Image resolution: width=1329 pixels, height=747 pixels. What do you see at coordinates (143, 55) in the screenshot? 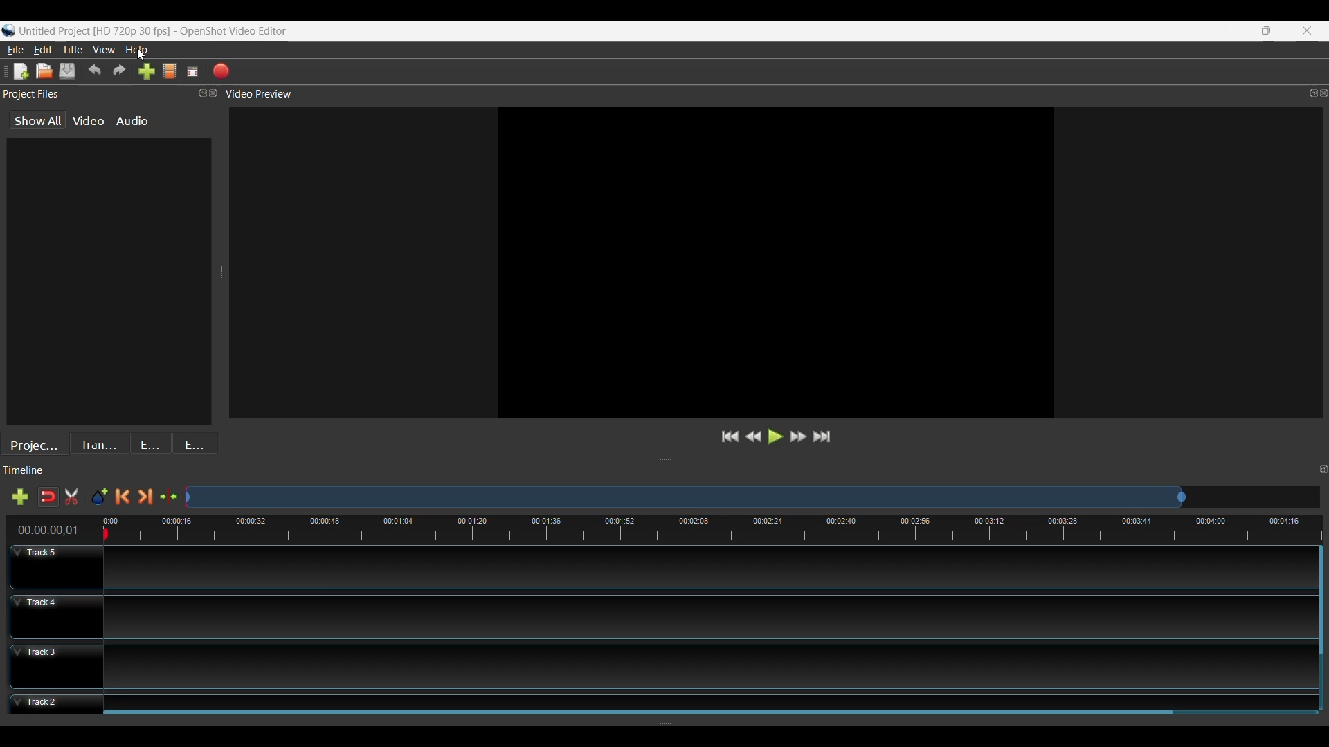
I see `Cursor` at bounding box center [143, 55].